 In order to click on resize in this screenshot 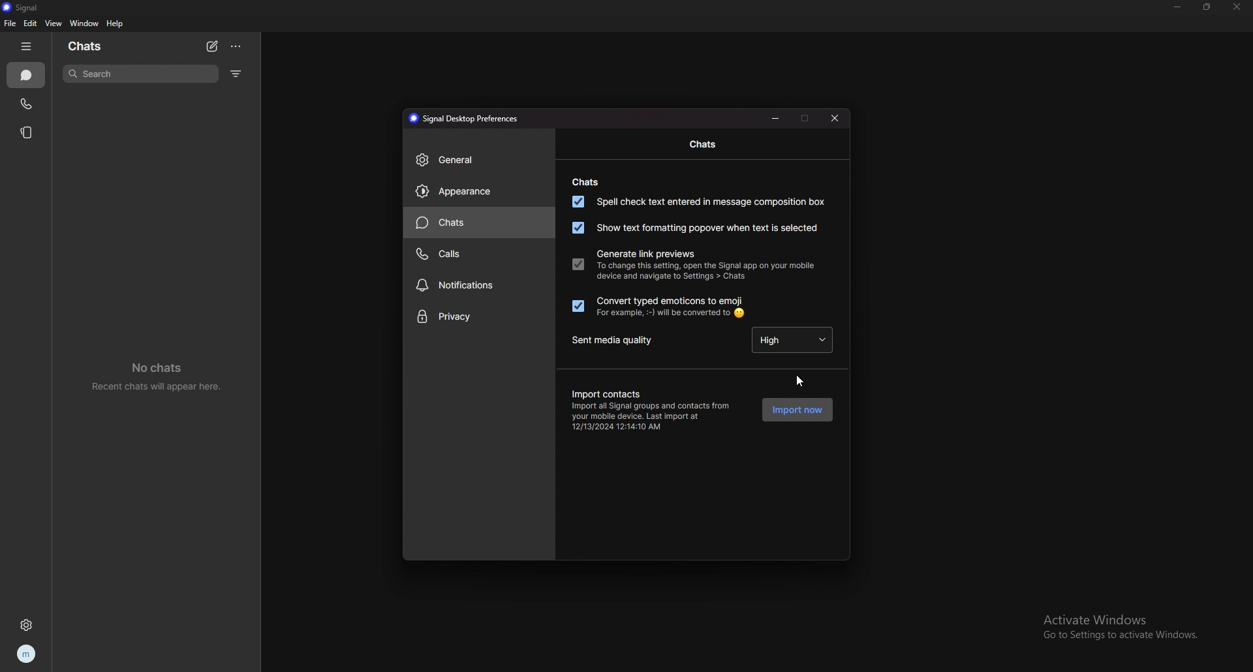, I will do `click(1207, 6)`.